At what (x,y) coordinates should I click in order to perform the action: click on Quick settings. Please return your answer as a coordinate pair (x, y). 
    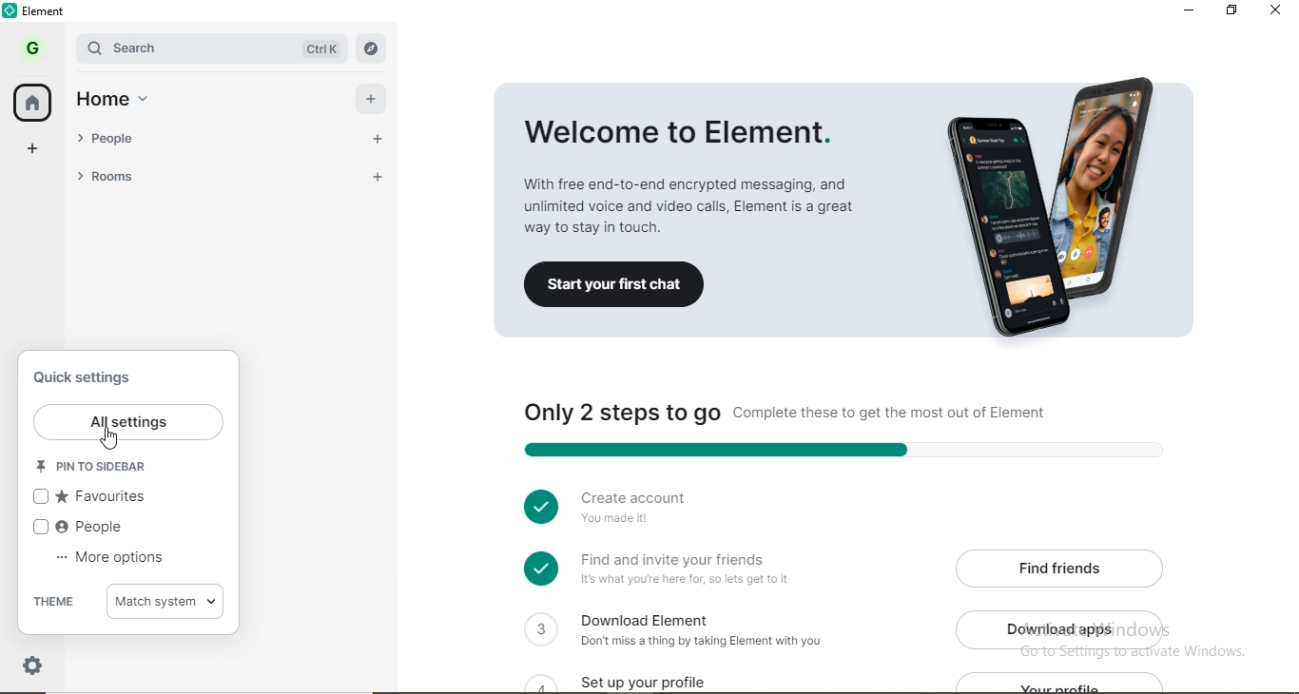
    Looking at the image, I should click on (87, 380).